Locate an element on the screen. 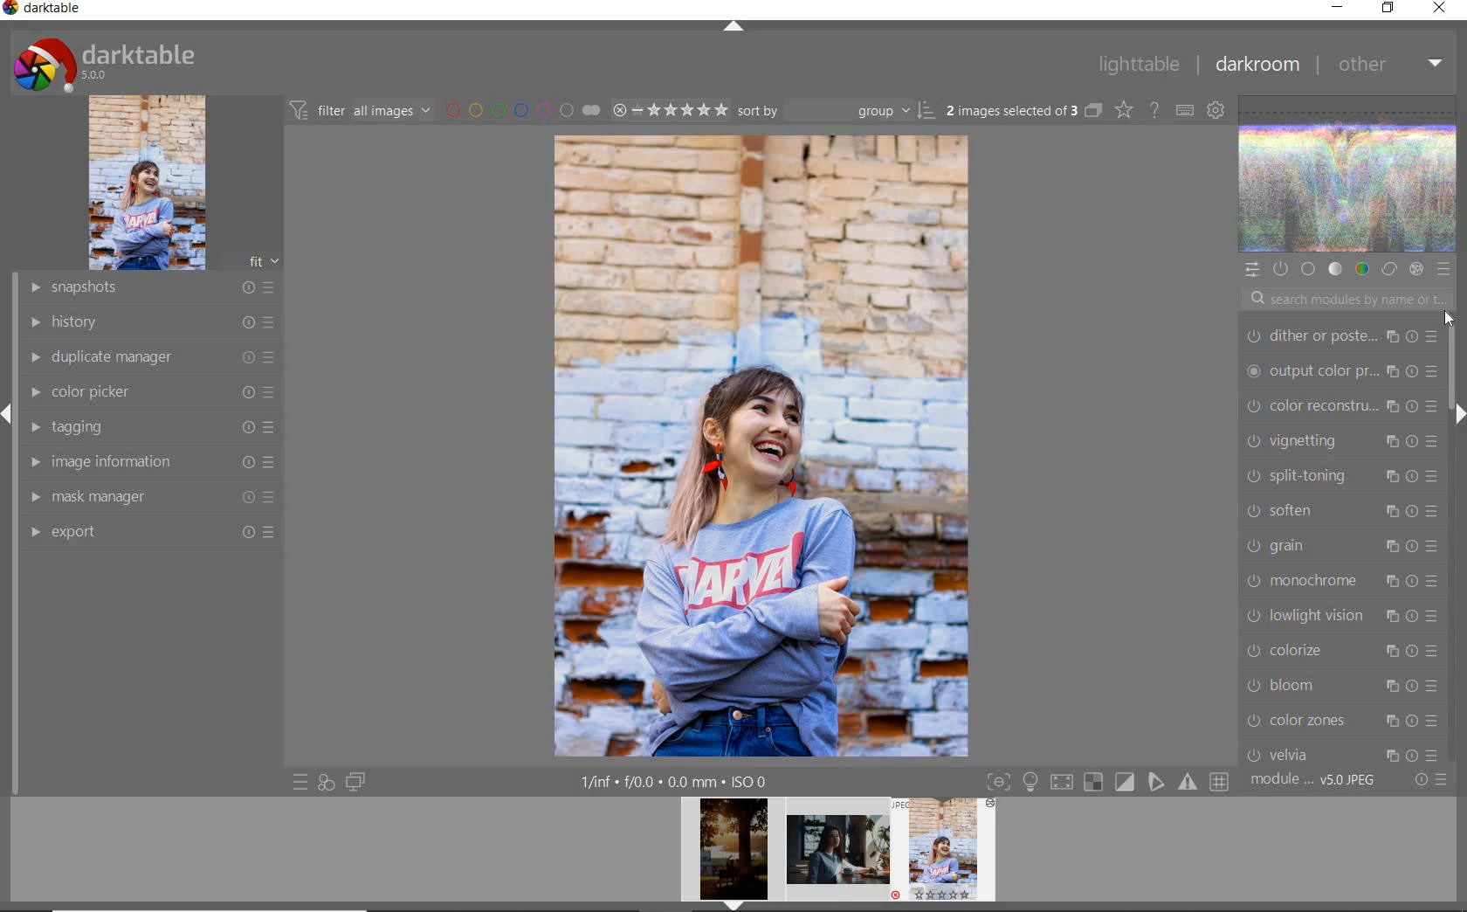 The height and width of the screenshot is (912, 1467). reset or preset preference is located at coordinates (1429, 781).